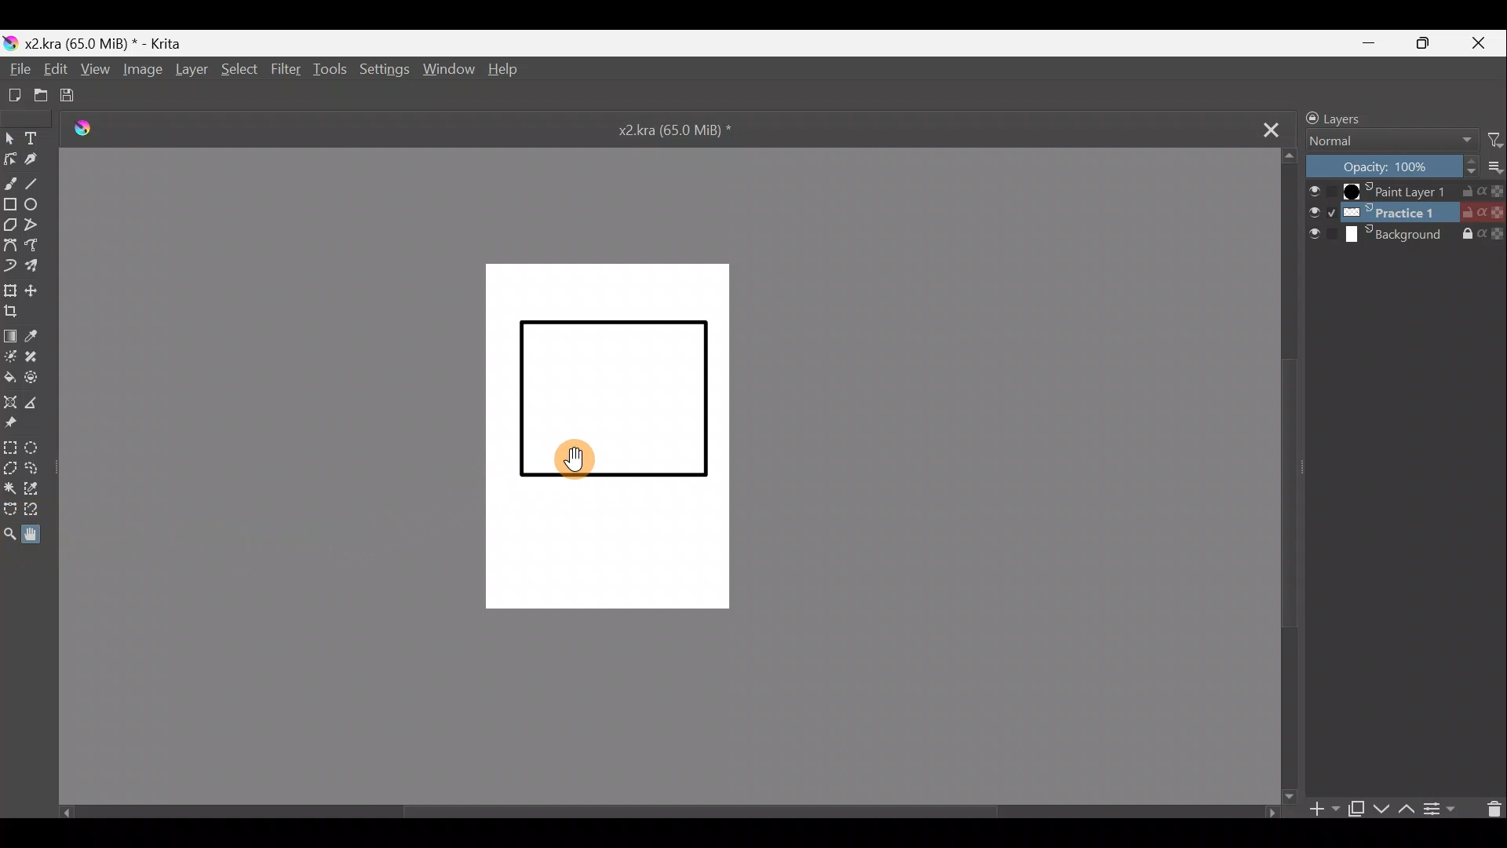  Describe the element at coordinates (43, 510) in the screenshot. I see `Magnetic curve selection tool` at that location.